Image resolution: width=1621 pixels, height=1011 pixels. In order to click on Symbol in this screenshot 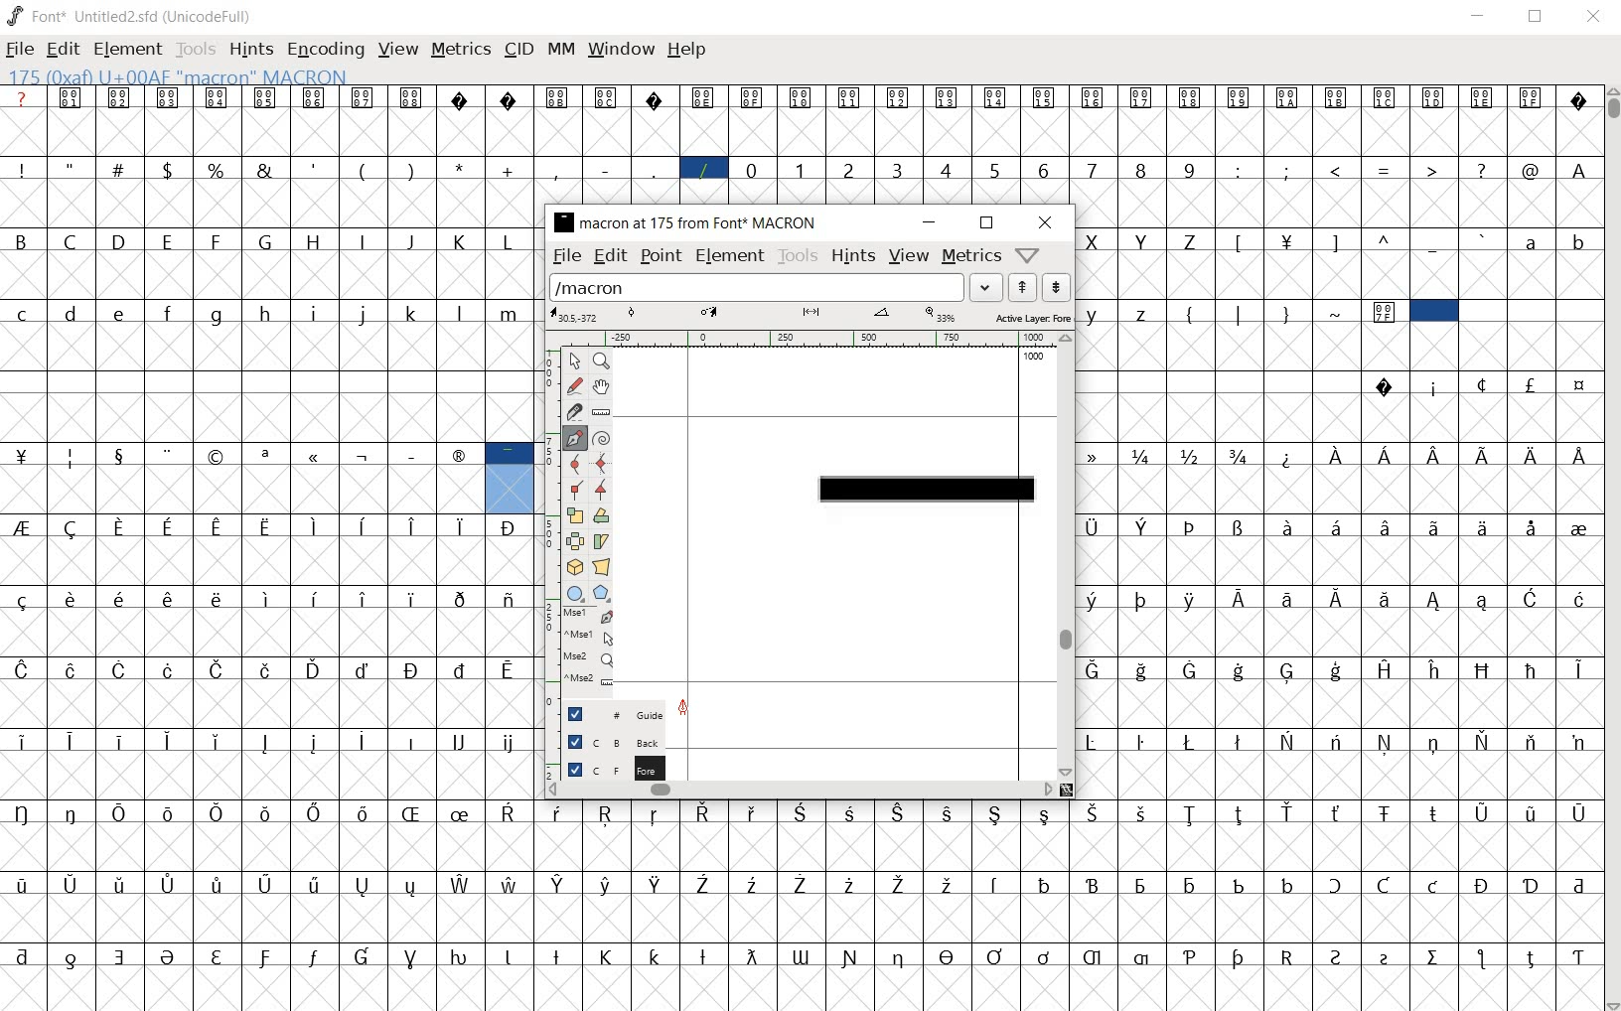, I will do `click(267, 669)`.